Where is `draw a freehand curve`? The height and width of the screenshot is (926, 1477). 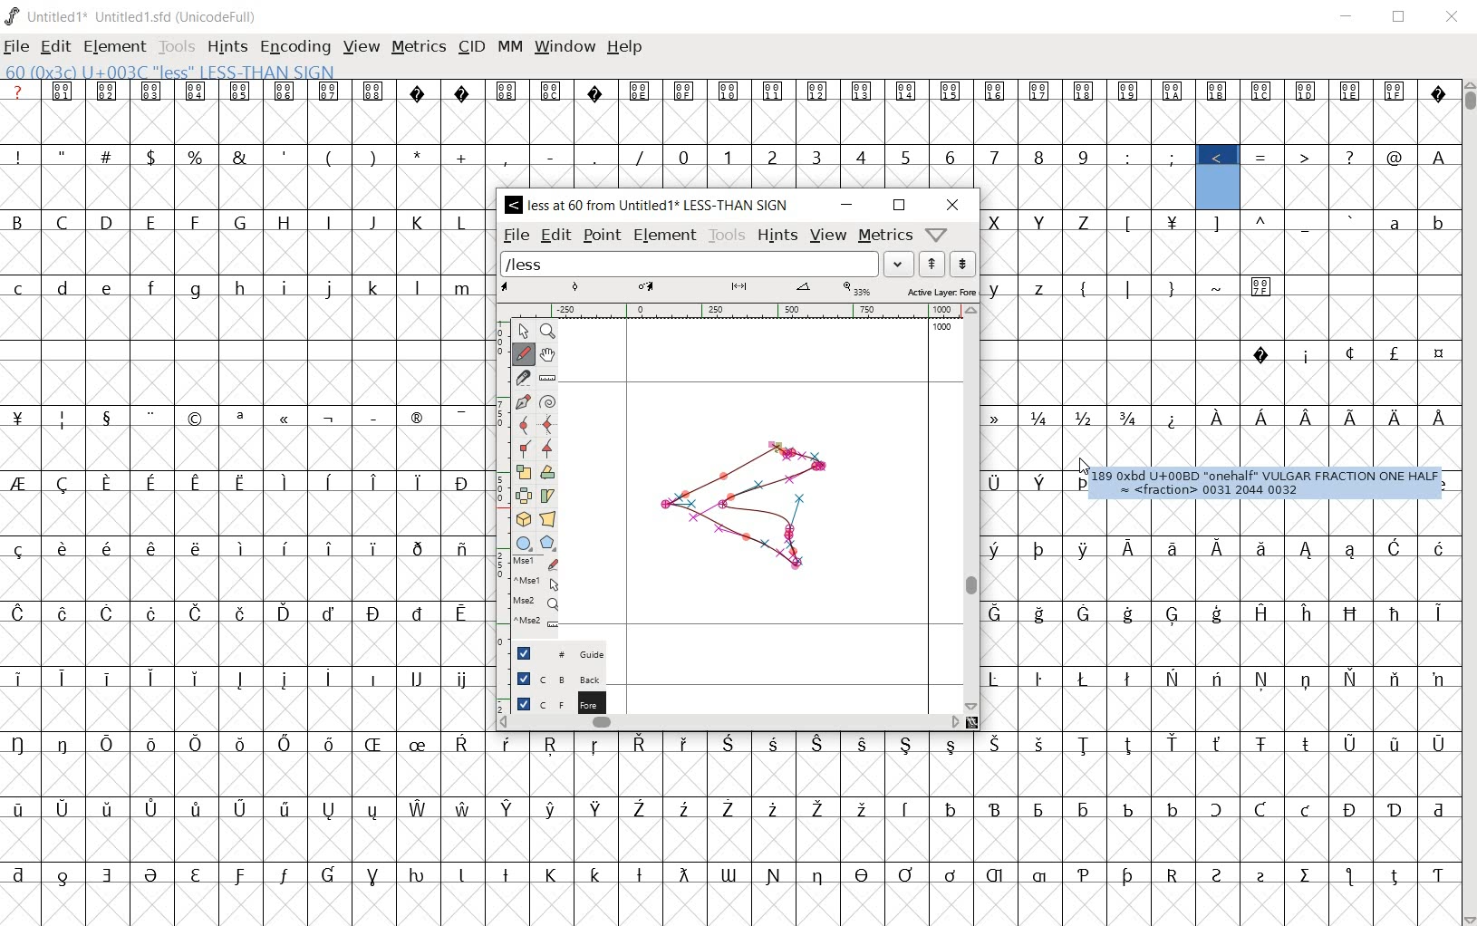 draw a freehand curve is located at coordinates (524, 353).